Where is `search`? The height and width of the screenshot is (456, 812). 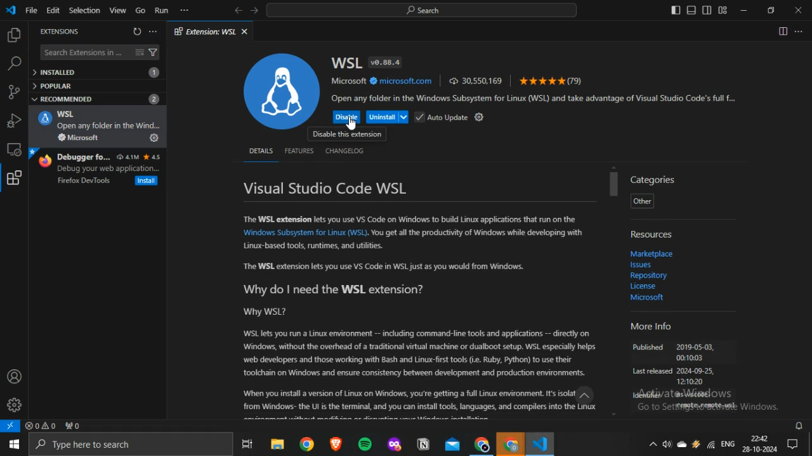
search is located at coordinates (14, 64).